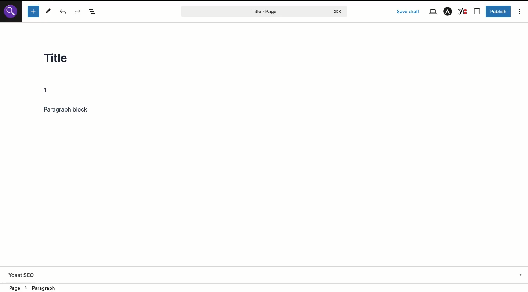 This screenshot has height=292, width=528. What do you see at coordinates (93, 11) in the screenshot?
I see `Document overview` at bounding box center [93, 11].